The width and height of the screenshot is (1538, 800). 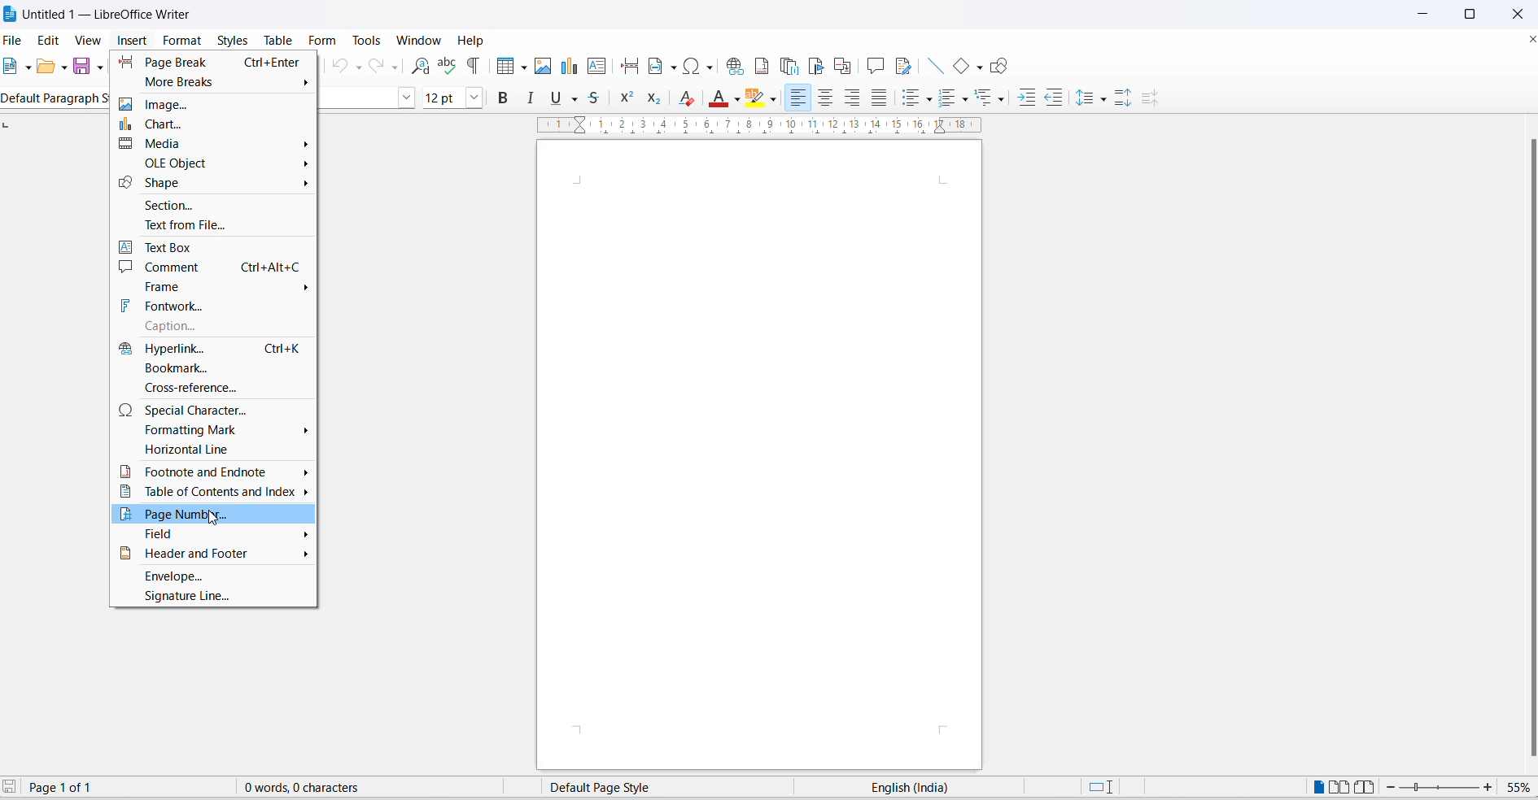 What do you see at coordinates (569, 67) in the screenshot?
I see `insert charts` at bounding box center [569, 67].